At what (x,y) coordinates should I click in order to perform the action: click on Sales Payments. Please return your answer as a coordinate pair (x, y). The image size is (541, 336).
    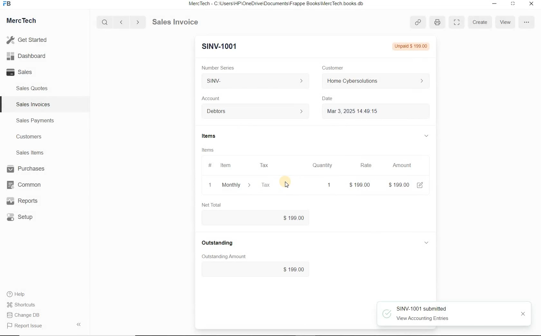
    Looking at the image, I should click on (34, 121).